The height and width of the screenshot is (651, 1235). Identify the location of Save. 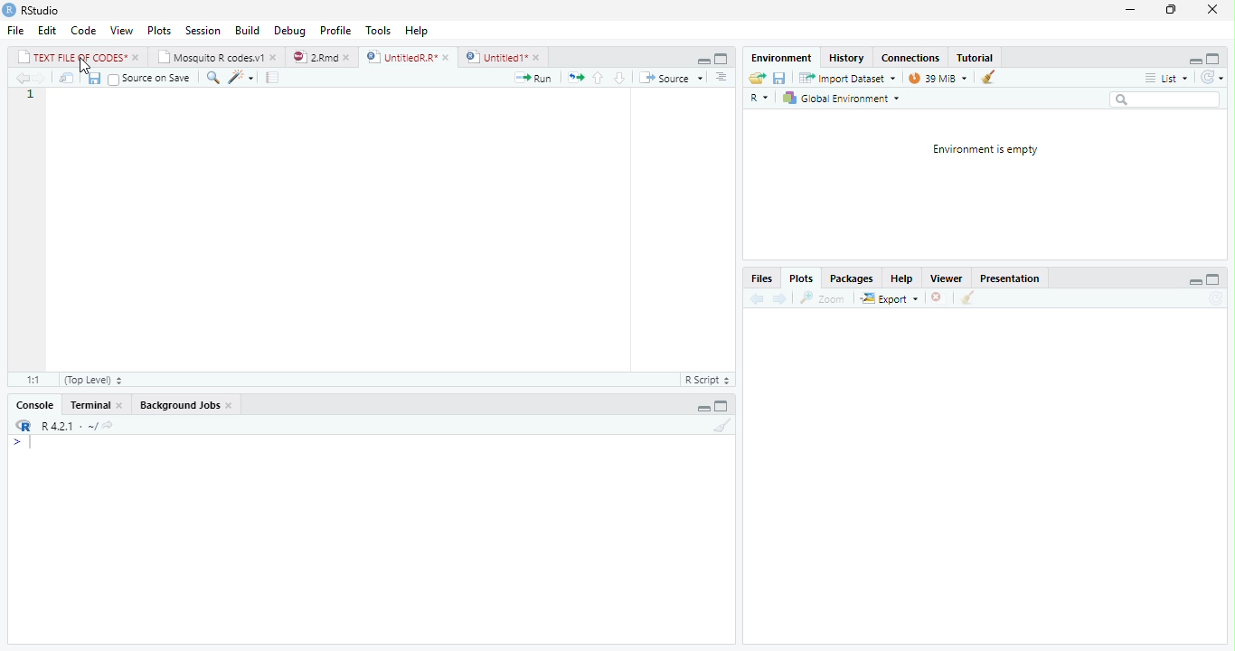
(780, 77).